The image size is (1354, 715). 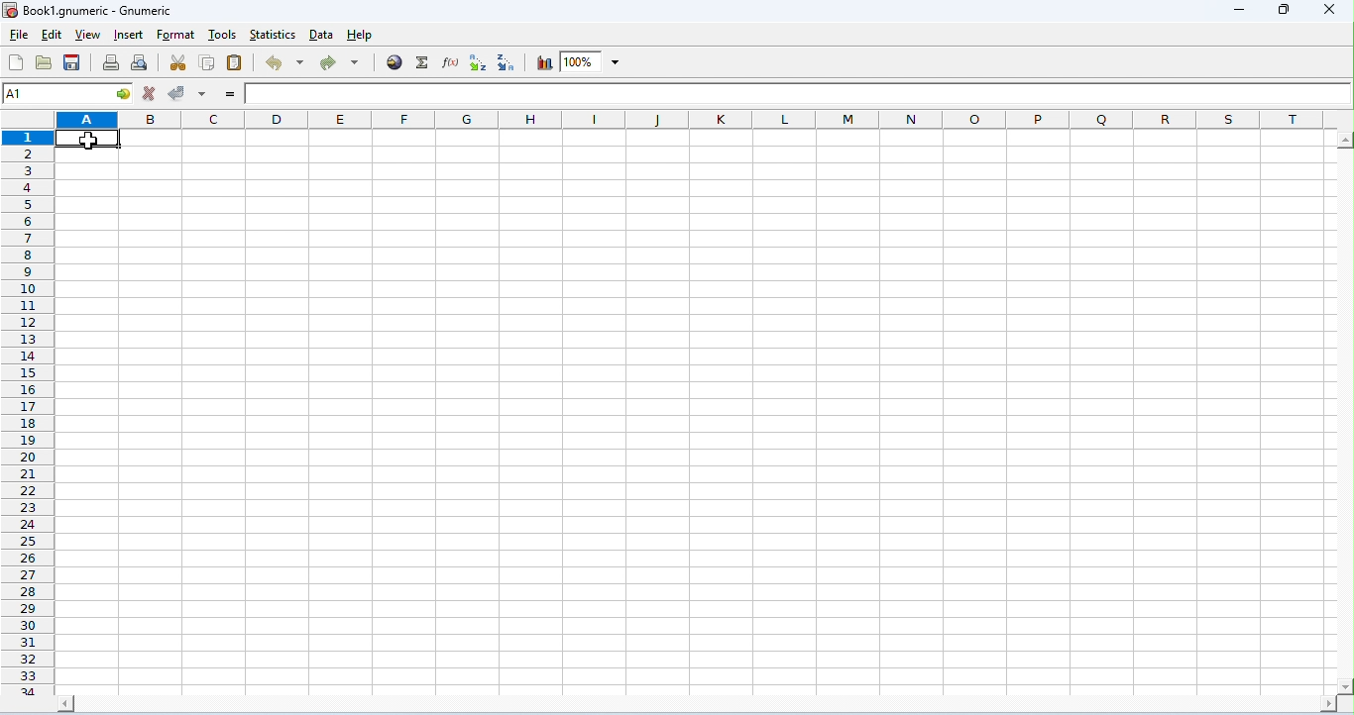 What do you see at coordinates (699, 677) in the screenshot?
I see `space for horizontal scroll bar` at bounding box center [699, 677].